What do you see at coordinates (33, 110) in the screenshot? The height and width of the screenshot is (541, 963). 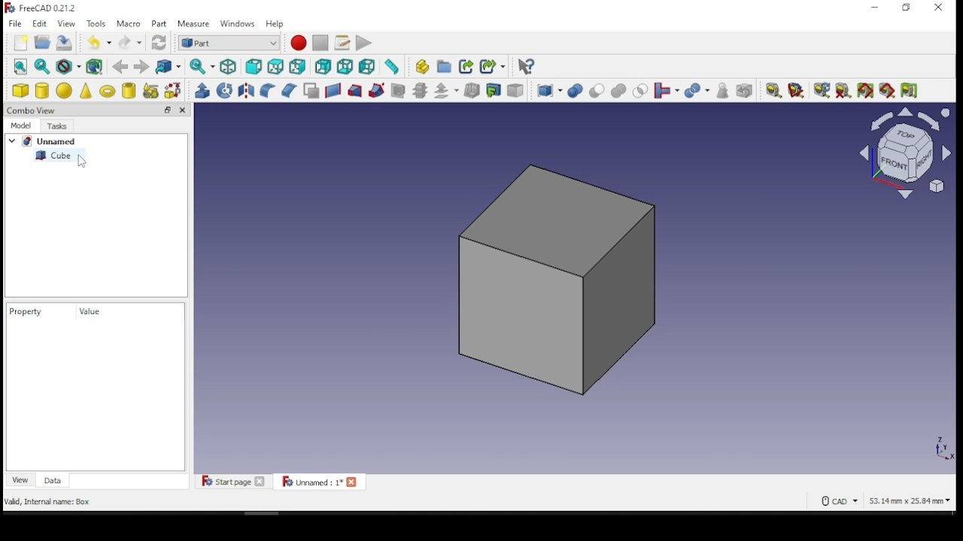 I see `combo view` at bounding box center [33, 110].